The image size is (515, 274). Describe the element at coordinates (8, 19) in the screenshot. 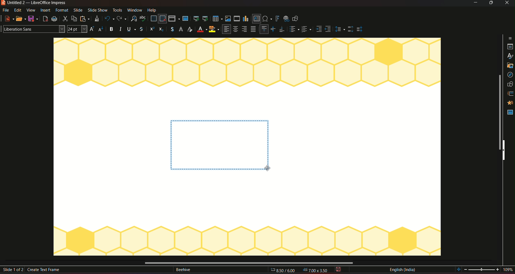

I see `new` at that location.